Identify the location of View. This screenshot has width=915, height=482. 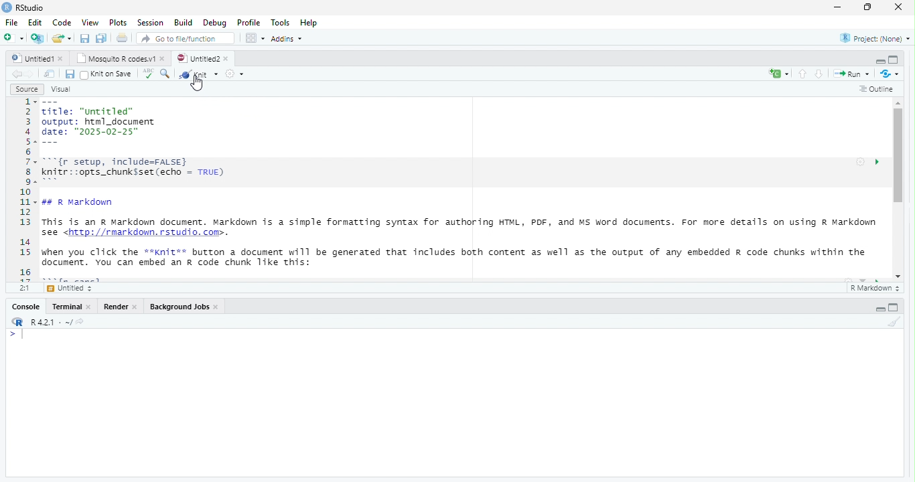
(90, 22).